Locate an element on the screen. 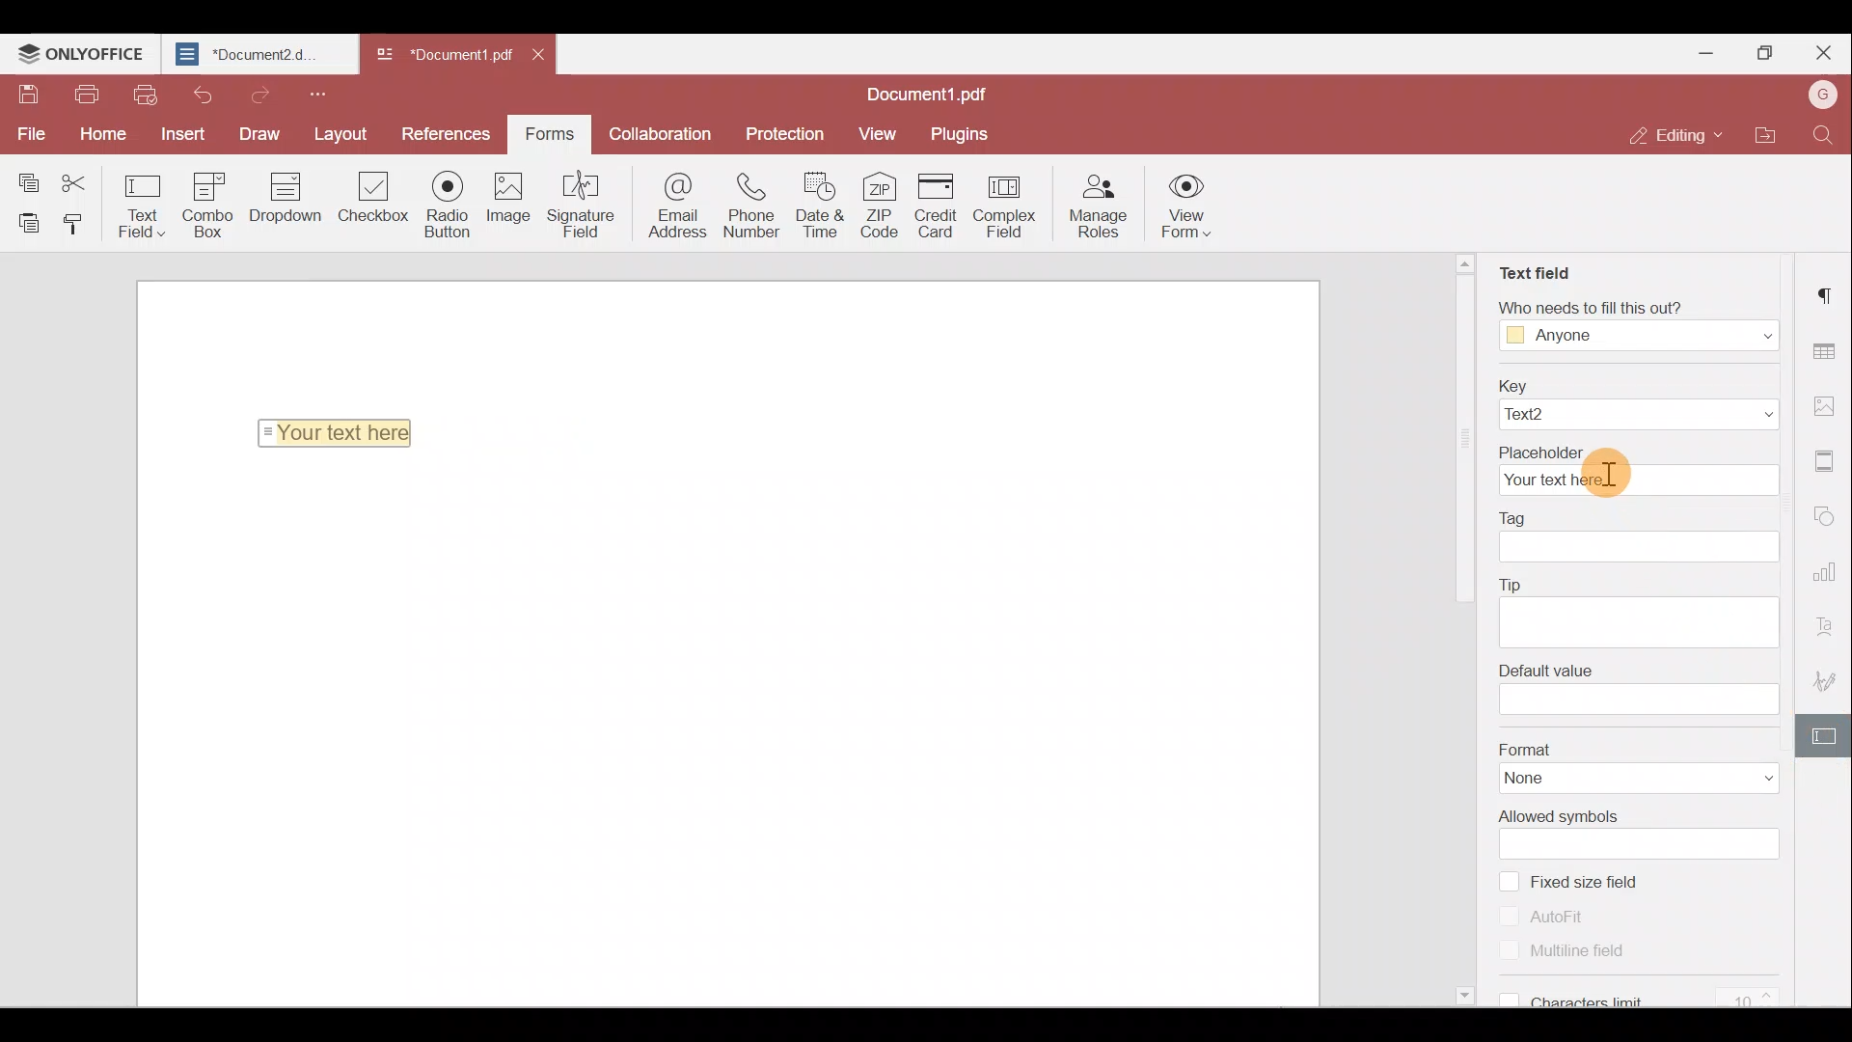 This screenshot has width=1852, height=1042. Image is located at coordinates (517, 205).